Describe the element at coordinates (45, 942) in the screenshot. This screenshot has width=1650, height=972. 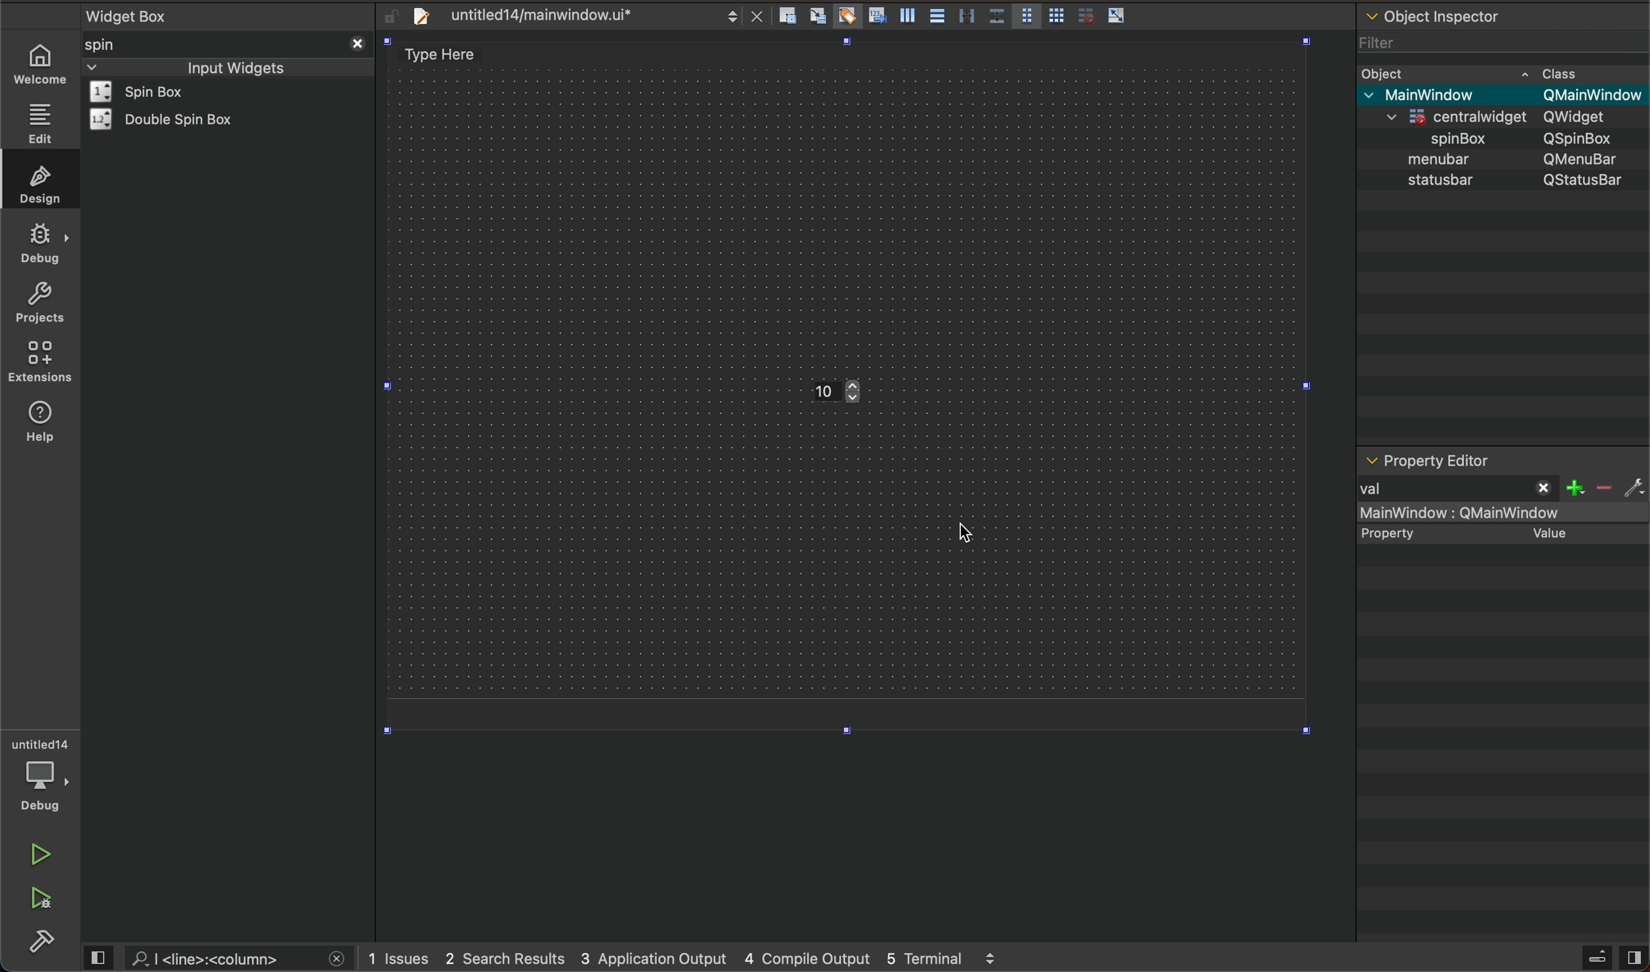
I see `build` at that location.